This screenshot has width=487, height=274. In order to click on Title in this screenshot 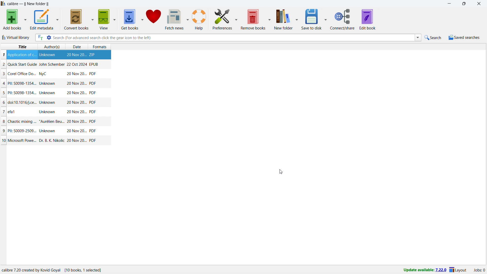, I will do `click(22, 55)`.